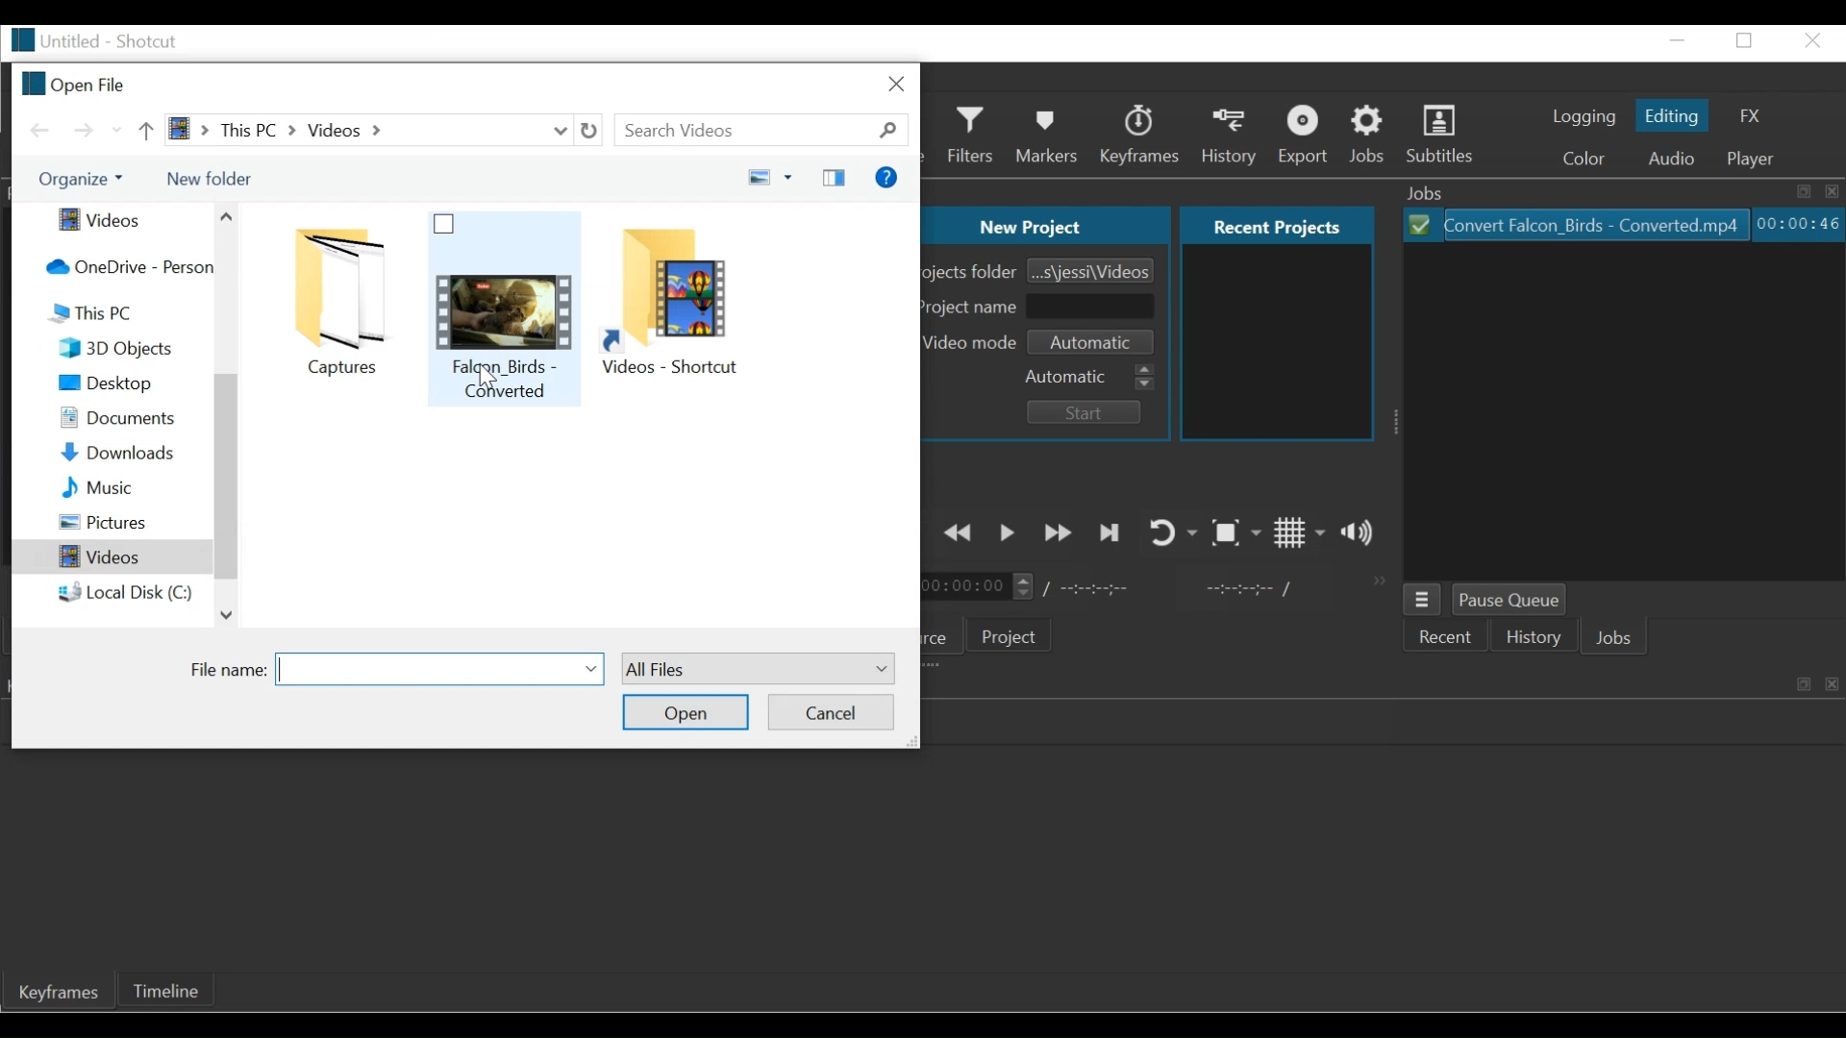  What do you see at coordinates (1675, 159) in the screenshot?
I see `Audio` at bounding box center [1675, 159].